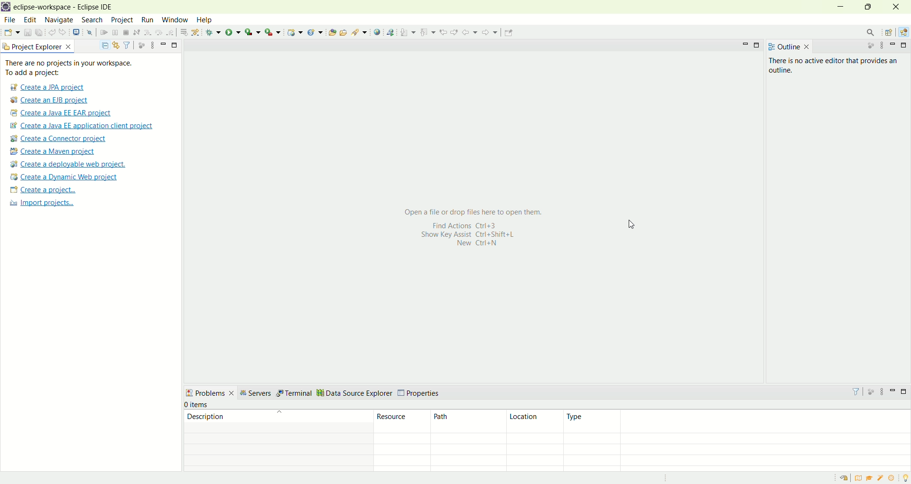  I want to click on maximize, so click(758, 46).